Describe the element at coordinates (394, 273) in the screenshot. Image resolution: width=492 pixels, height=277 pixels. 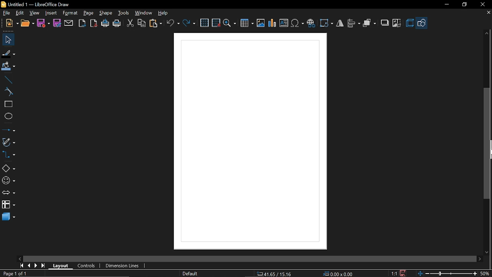
I see `scaling factor (1:1)` at that location.